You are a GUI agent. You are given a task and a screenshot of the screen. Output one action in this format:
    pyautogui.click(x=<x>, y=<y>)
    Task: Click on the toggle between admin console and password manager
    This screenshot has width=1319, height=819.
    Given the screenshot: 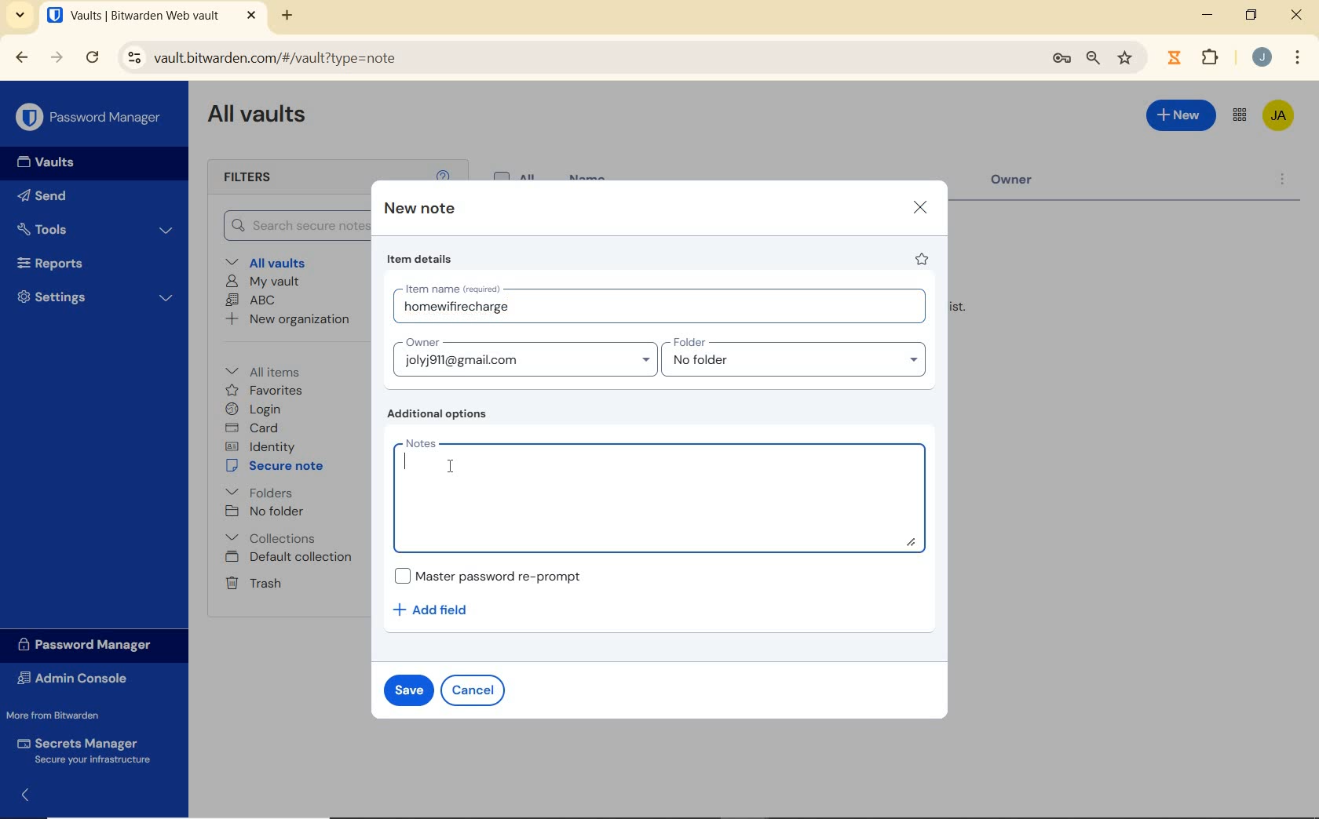 What is the action you would take?
    pyautogui.click(x=1240, y=116)
    